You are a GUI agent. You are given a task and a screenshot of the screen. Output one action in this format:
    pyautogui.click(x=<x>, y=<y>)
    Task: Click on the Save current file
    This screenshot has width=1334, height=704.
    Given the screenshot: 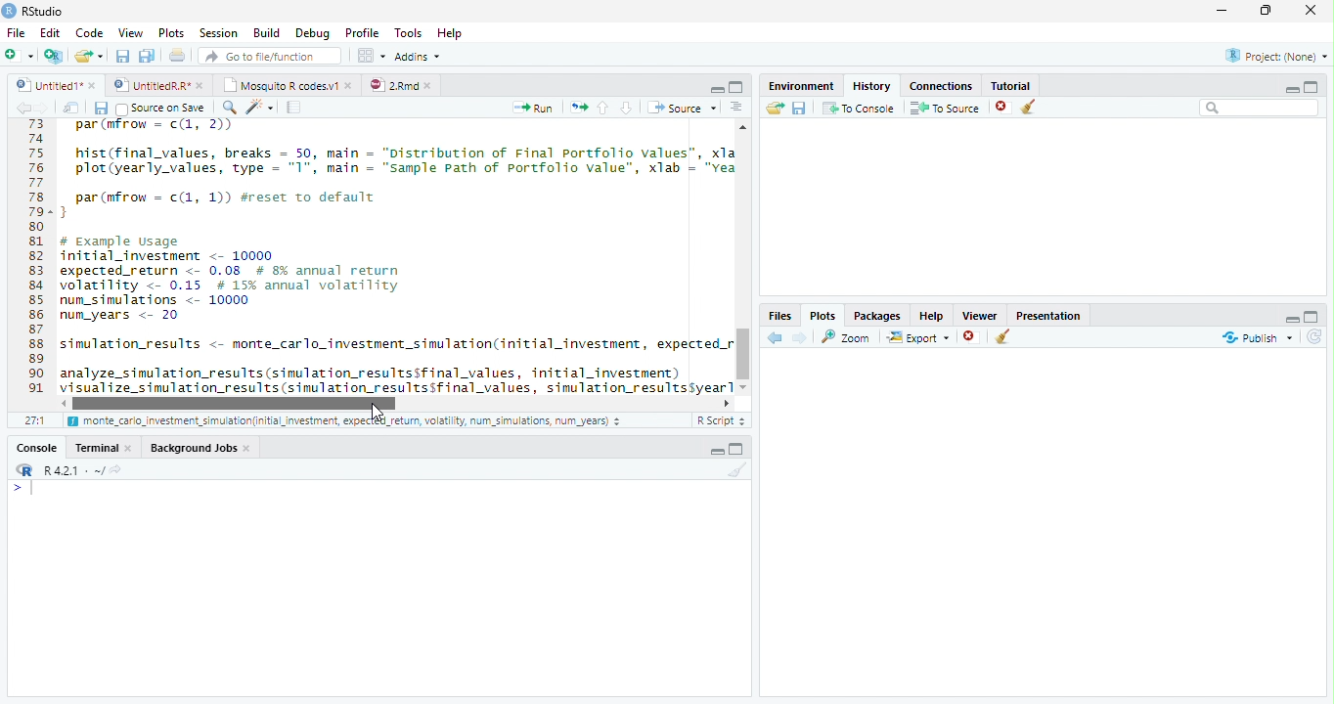 What is the action you would take?
    pyautogui.click(x=121, y=56)
    